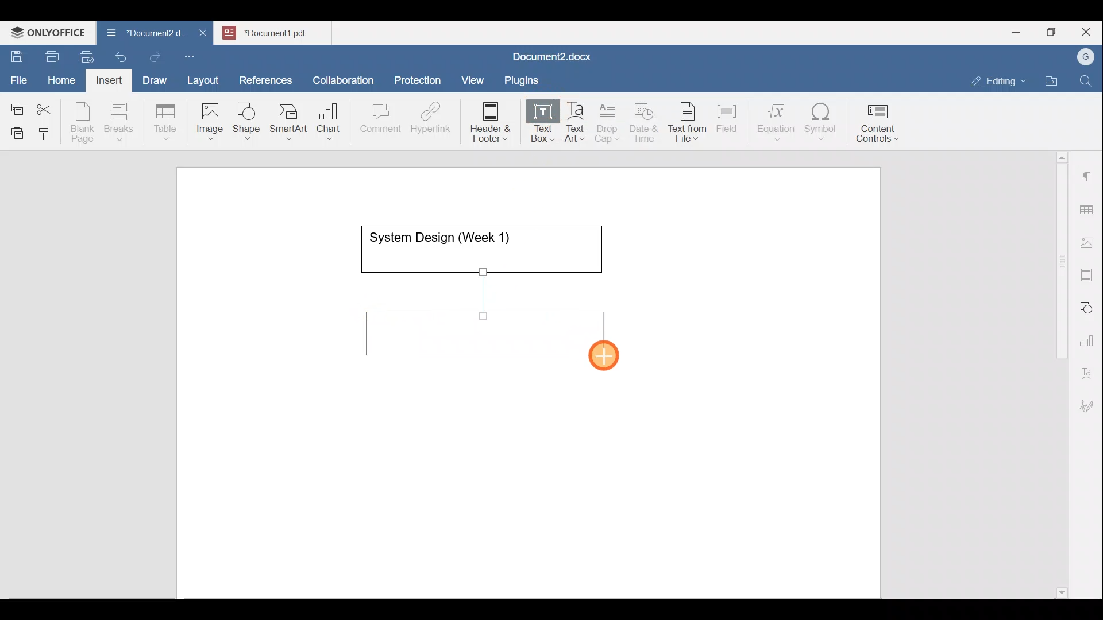 This screenshot has width=1103, height=620. What do you see at coordinates (279, 31) in the screenshot?
I see `Document name` at bounding box center [279, 31].